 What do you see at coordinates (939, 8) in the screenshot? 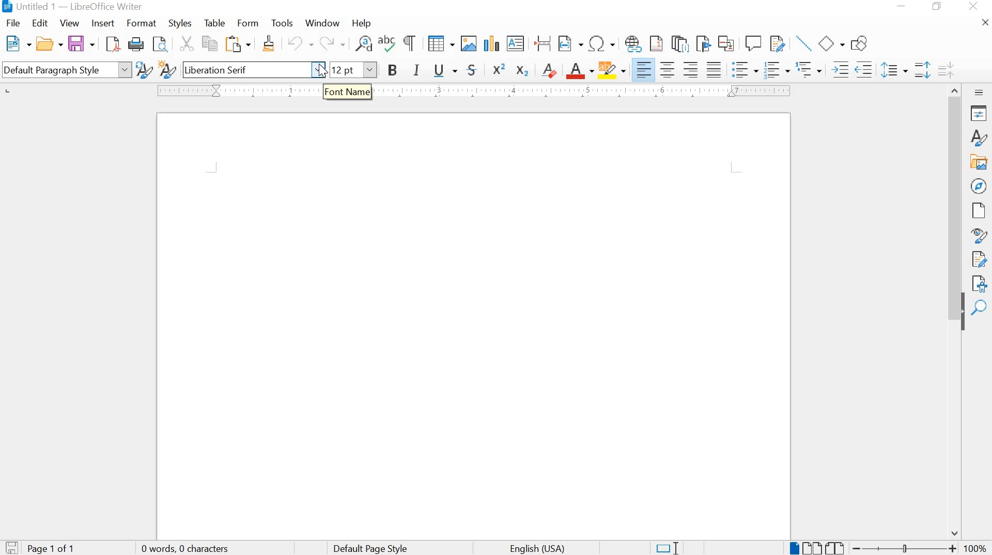
I see `RESTORE DOWN` at bounding box center [939, 8].